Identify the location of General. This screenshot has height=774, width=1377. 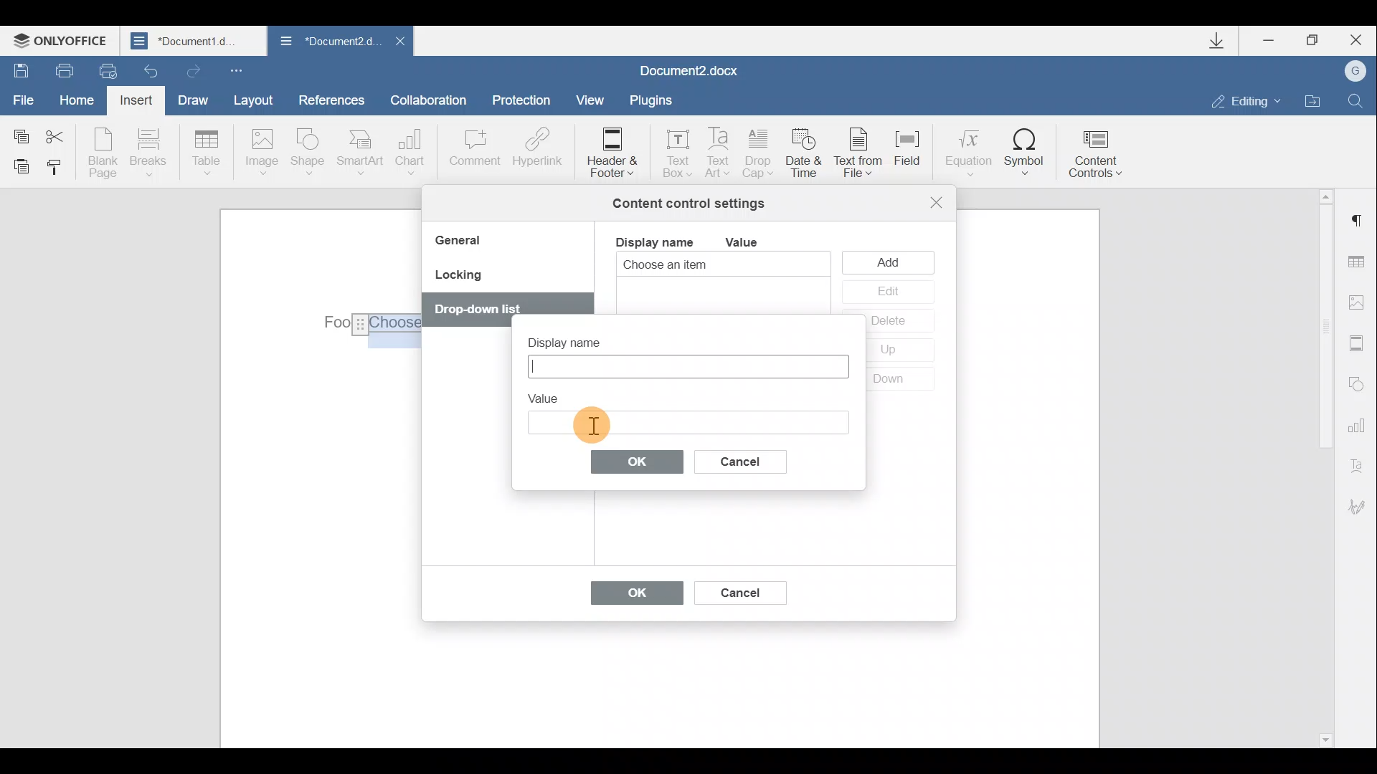
(463, 242).